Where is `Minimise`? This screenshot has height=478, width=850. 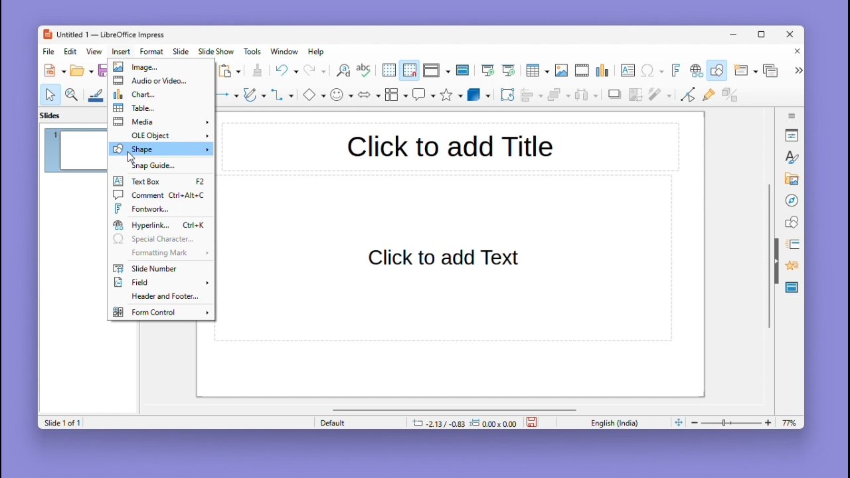 Minimise is located at coordinates (735, 34).